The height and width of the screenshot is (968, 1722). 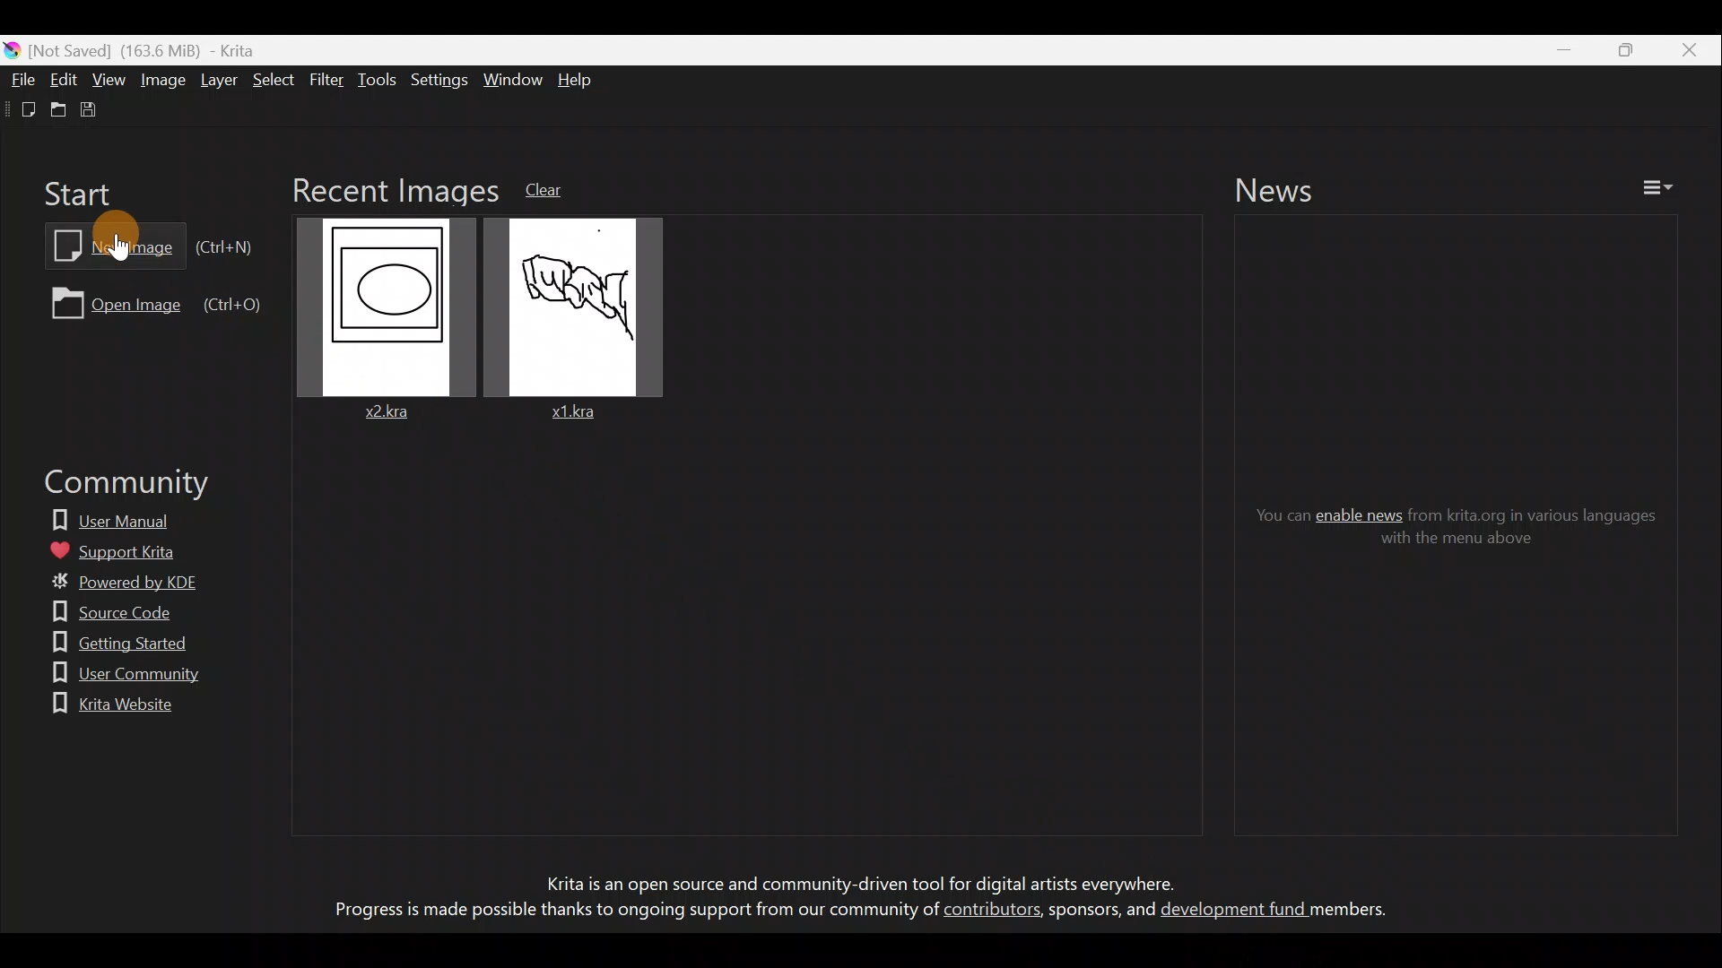 What do you see at coordinates (11, 49) in the screenshot?
I see `Krtia logo` at bounding box center [11, 49].